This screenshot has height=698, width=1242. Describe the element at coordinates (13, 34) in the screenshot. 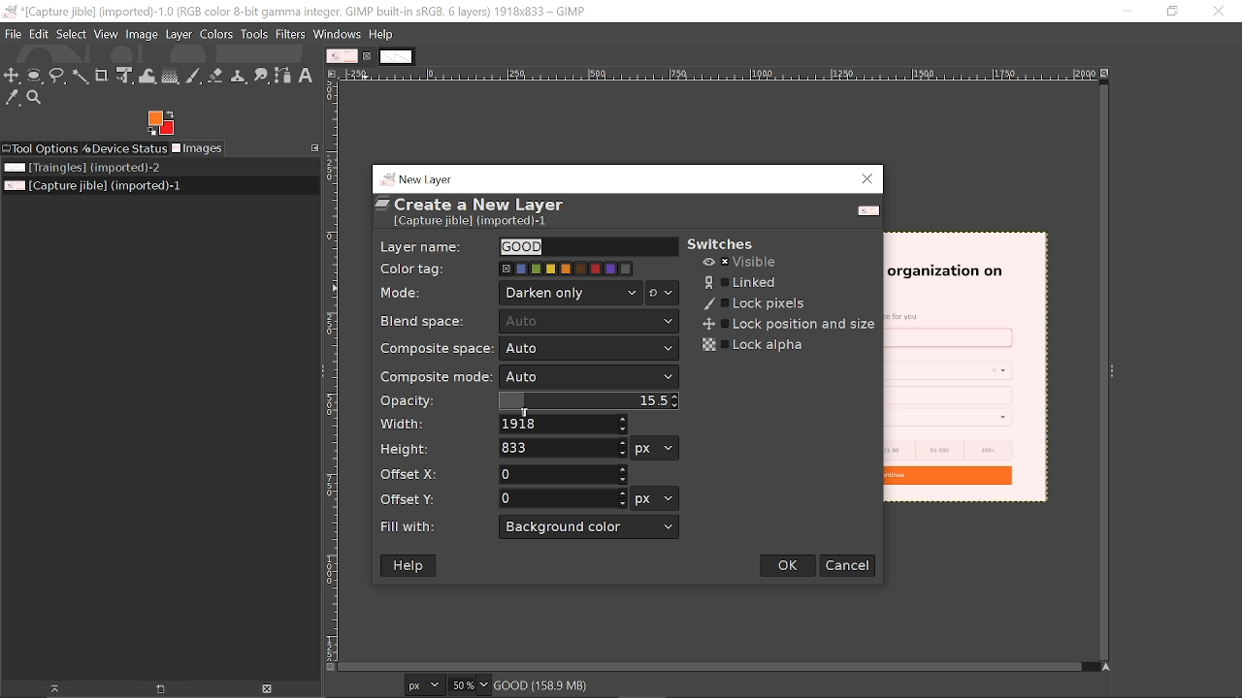

I see `File` at that location.